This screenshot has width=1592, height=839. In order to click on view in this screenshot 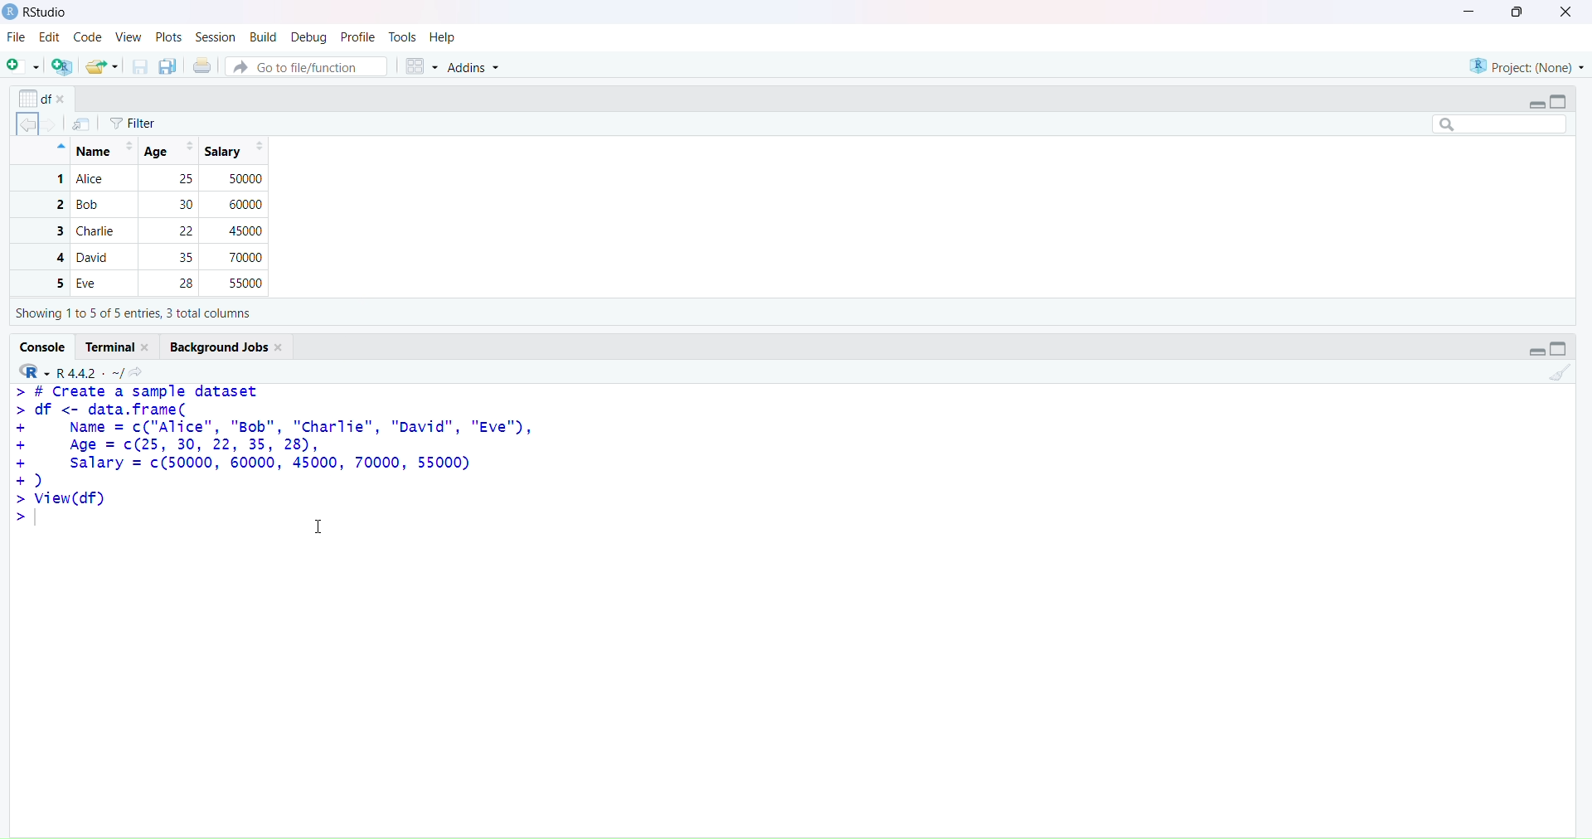, I will do `click(128, 36)`.